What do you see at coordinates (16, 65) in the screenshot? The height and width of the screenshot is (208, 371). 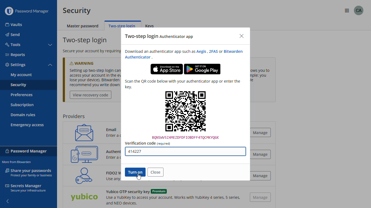 I see `settings` at bounding box center [16, 65].